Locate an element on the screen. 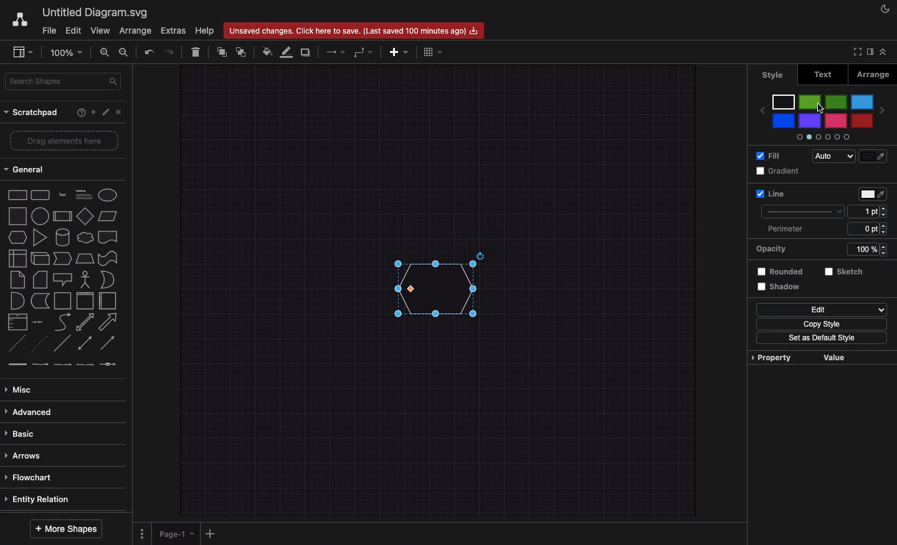 The height and width of the screenshot is (545, 897). Sidebar is located at coordinates (869, 52).